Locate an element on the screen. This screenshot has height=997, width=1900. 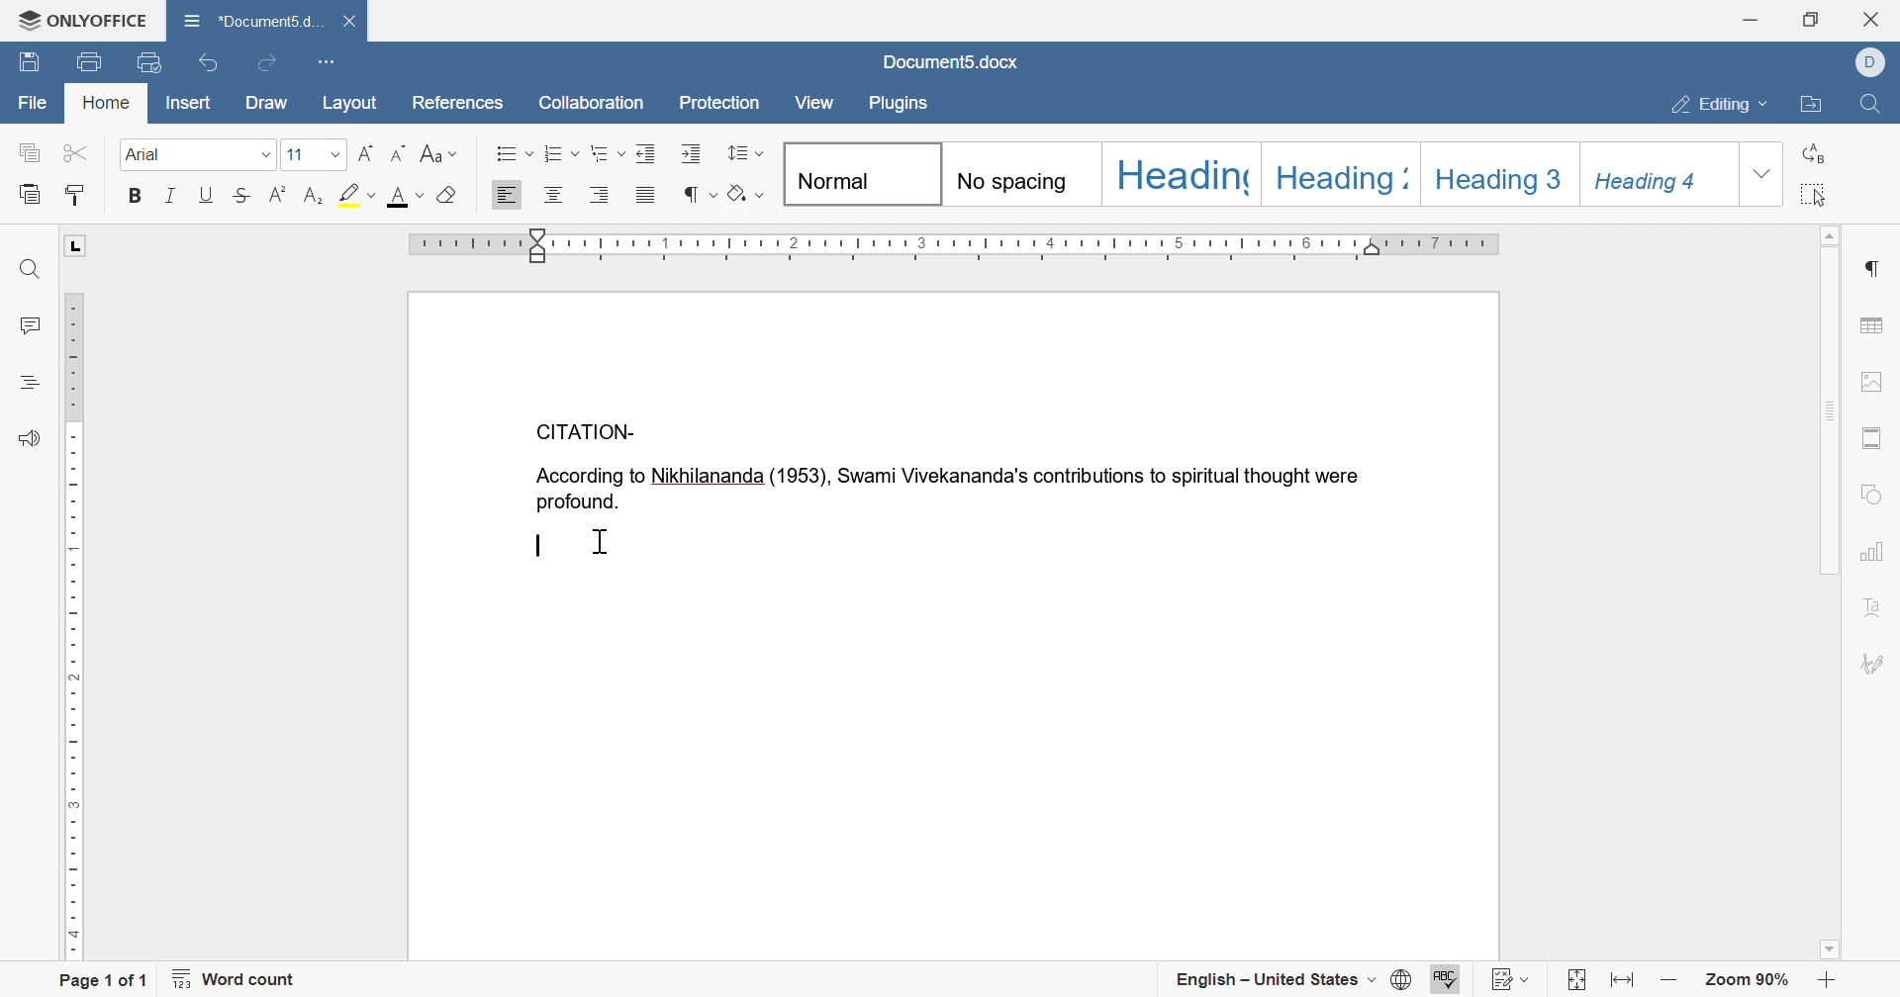
ruler is located at coordinates (76, 627).